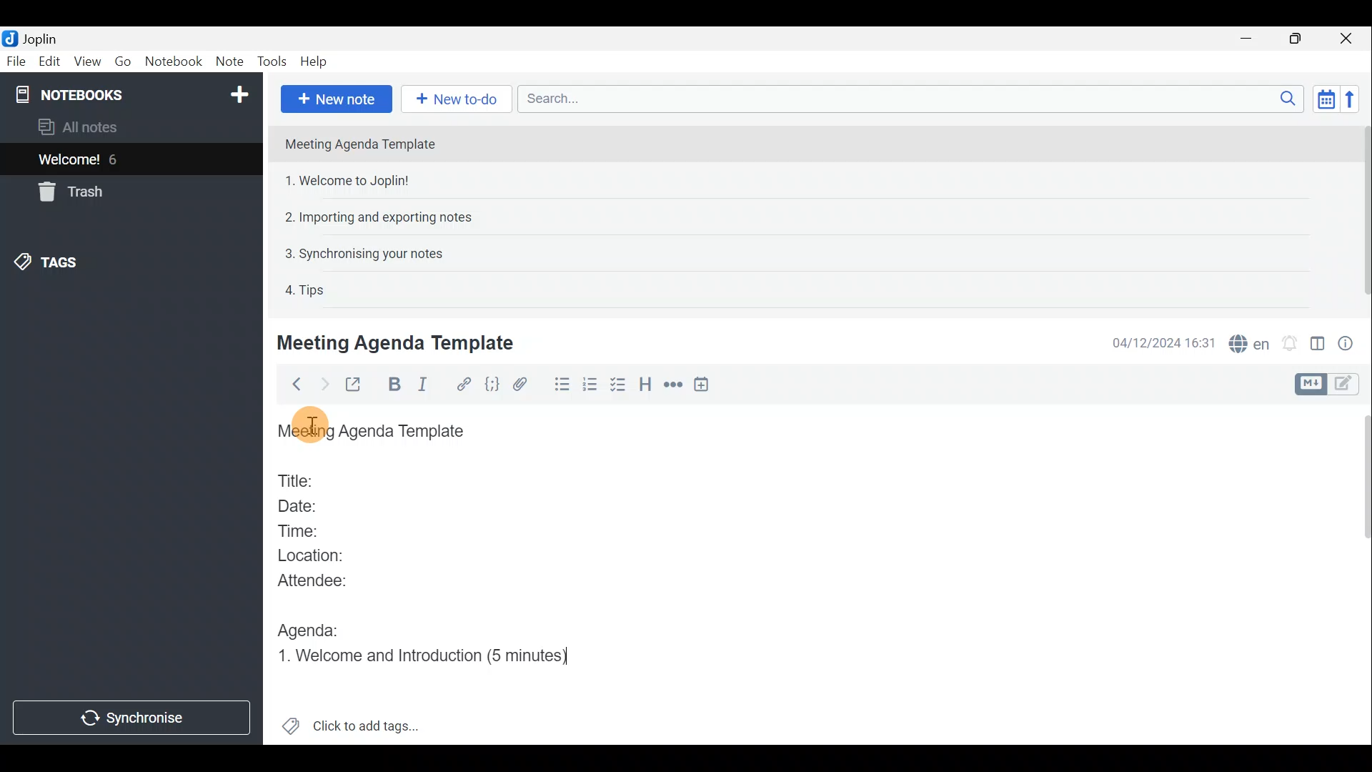  I want to click on 3. Synchronising your notes, so click(364, 253).